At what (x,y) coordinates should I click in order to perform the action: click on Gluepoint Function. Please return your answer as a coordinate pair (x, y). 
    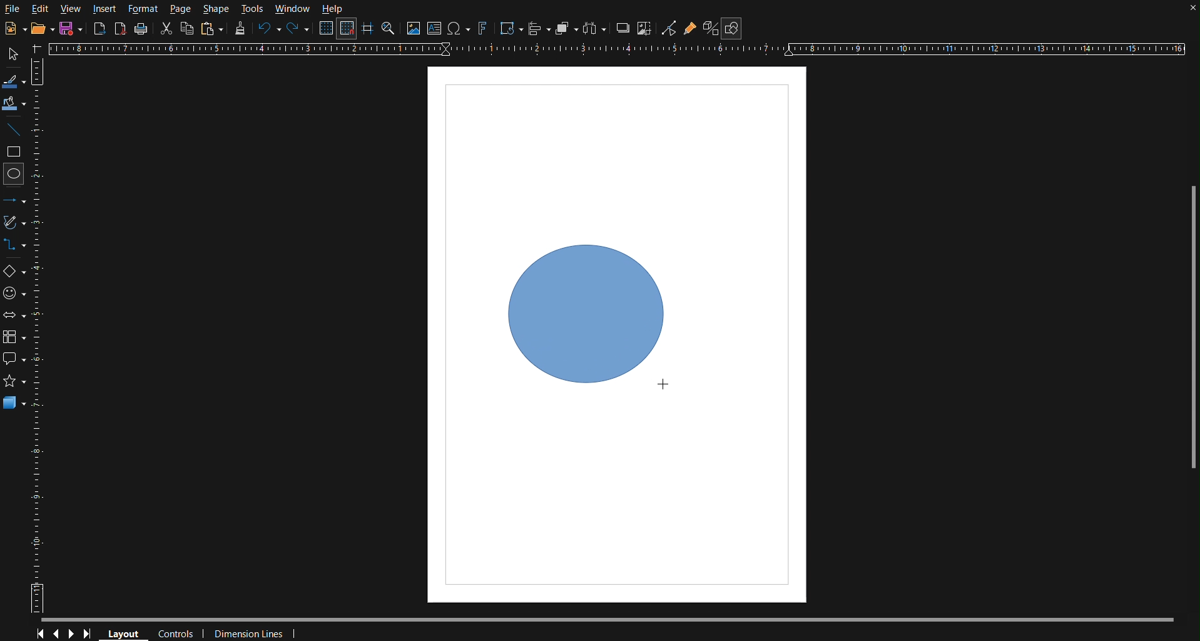
    Looking at the image, I should click on (690, 29).